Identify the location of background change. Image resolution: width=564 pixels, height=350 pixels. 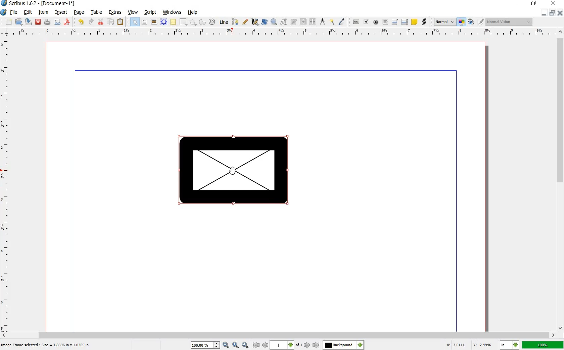
(343, 345).